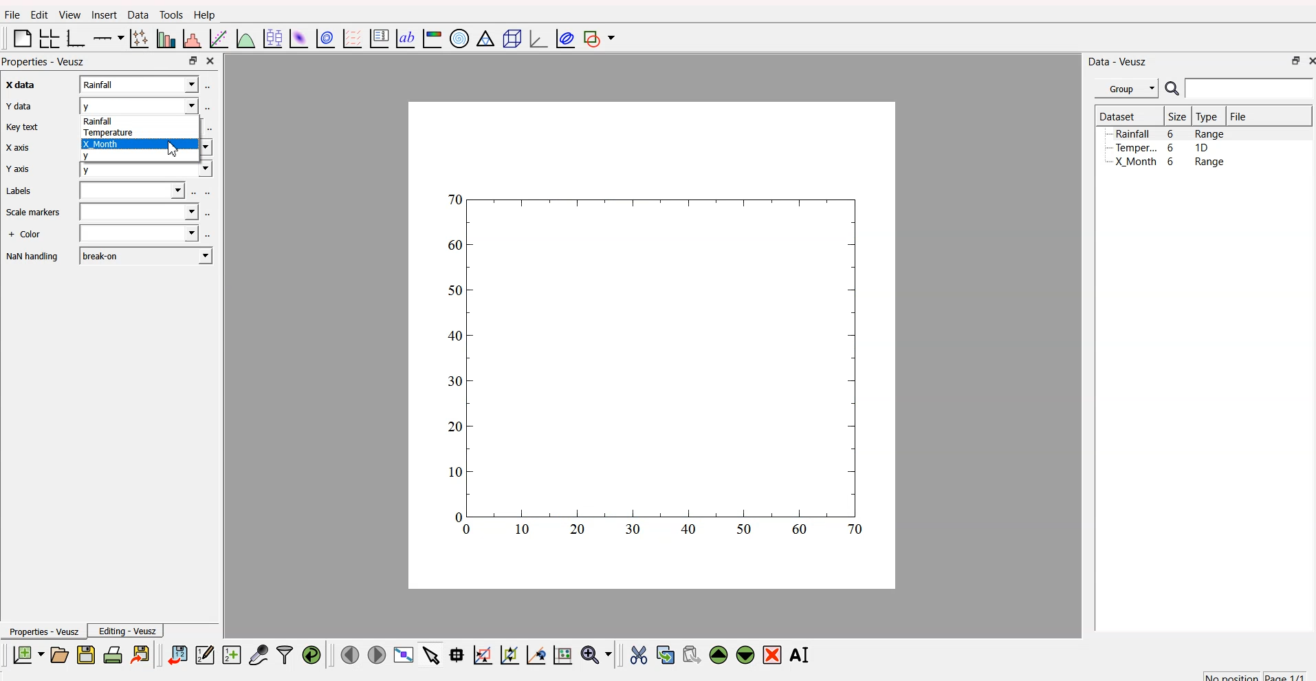 The image size is (1316, 681). Describe the element at coordinates (139, 105) in the screenshot. I see `y` at that location.